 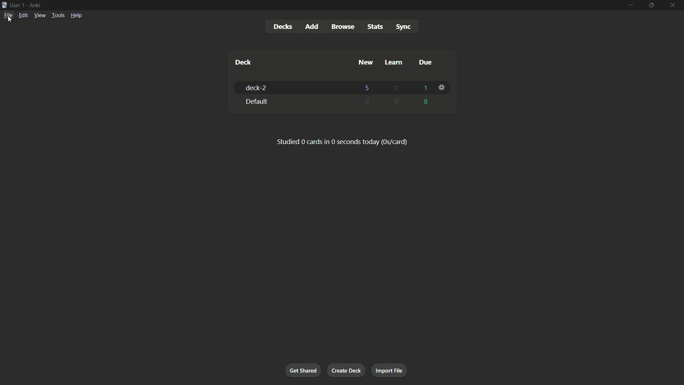 I want to click on Stats, so click(x=375, y=26).